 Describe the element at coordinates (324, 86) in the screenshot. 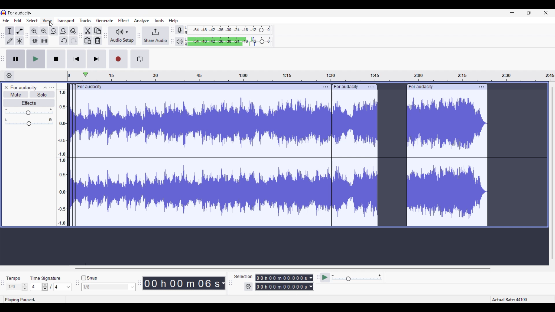

I see `track options` at that location.